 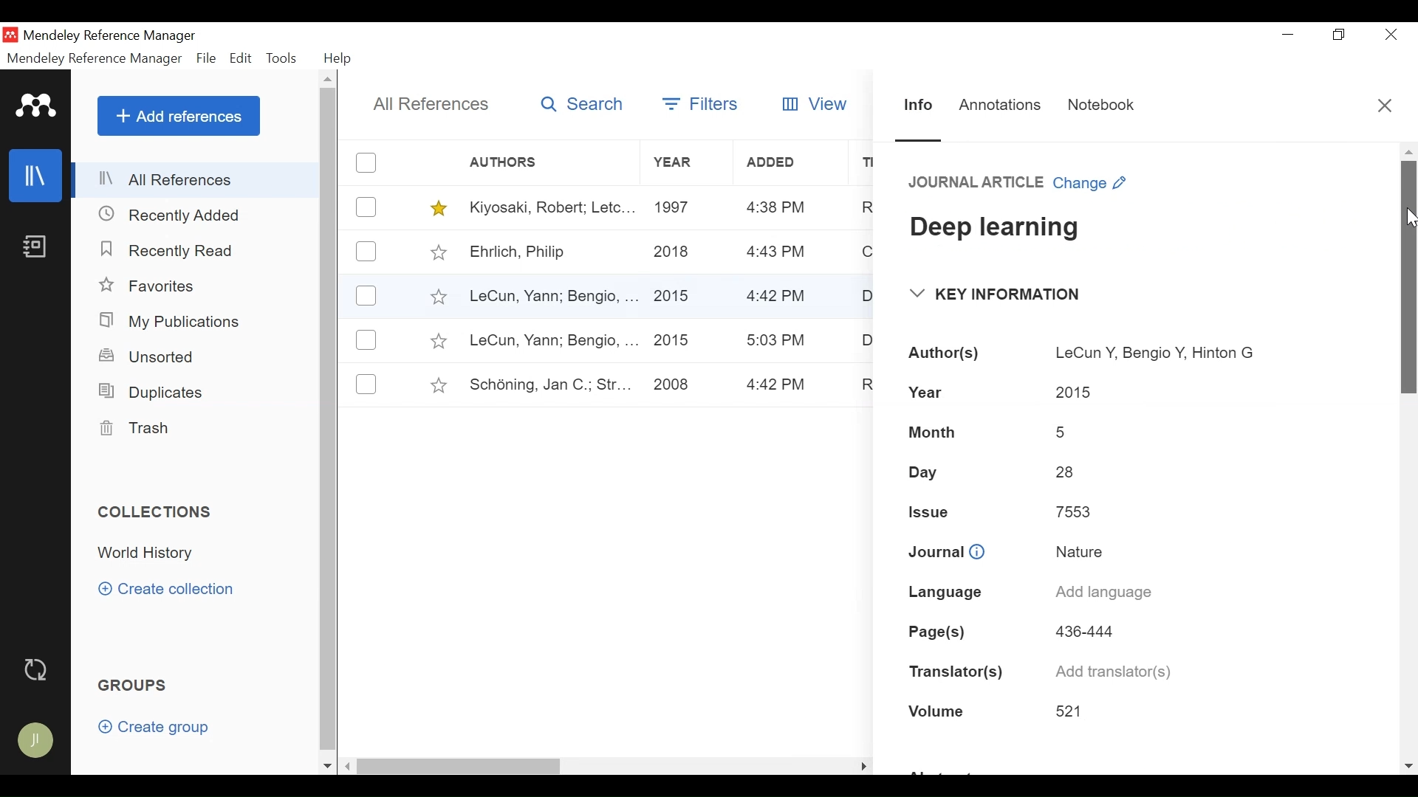 I want to click on Key Information, so click(x=999, y=294).